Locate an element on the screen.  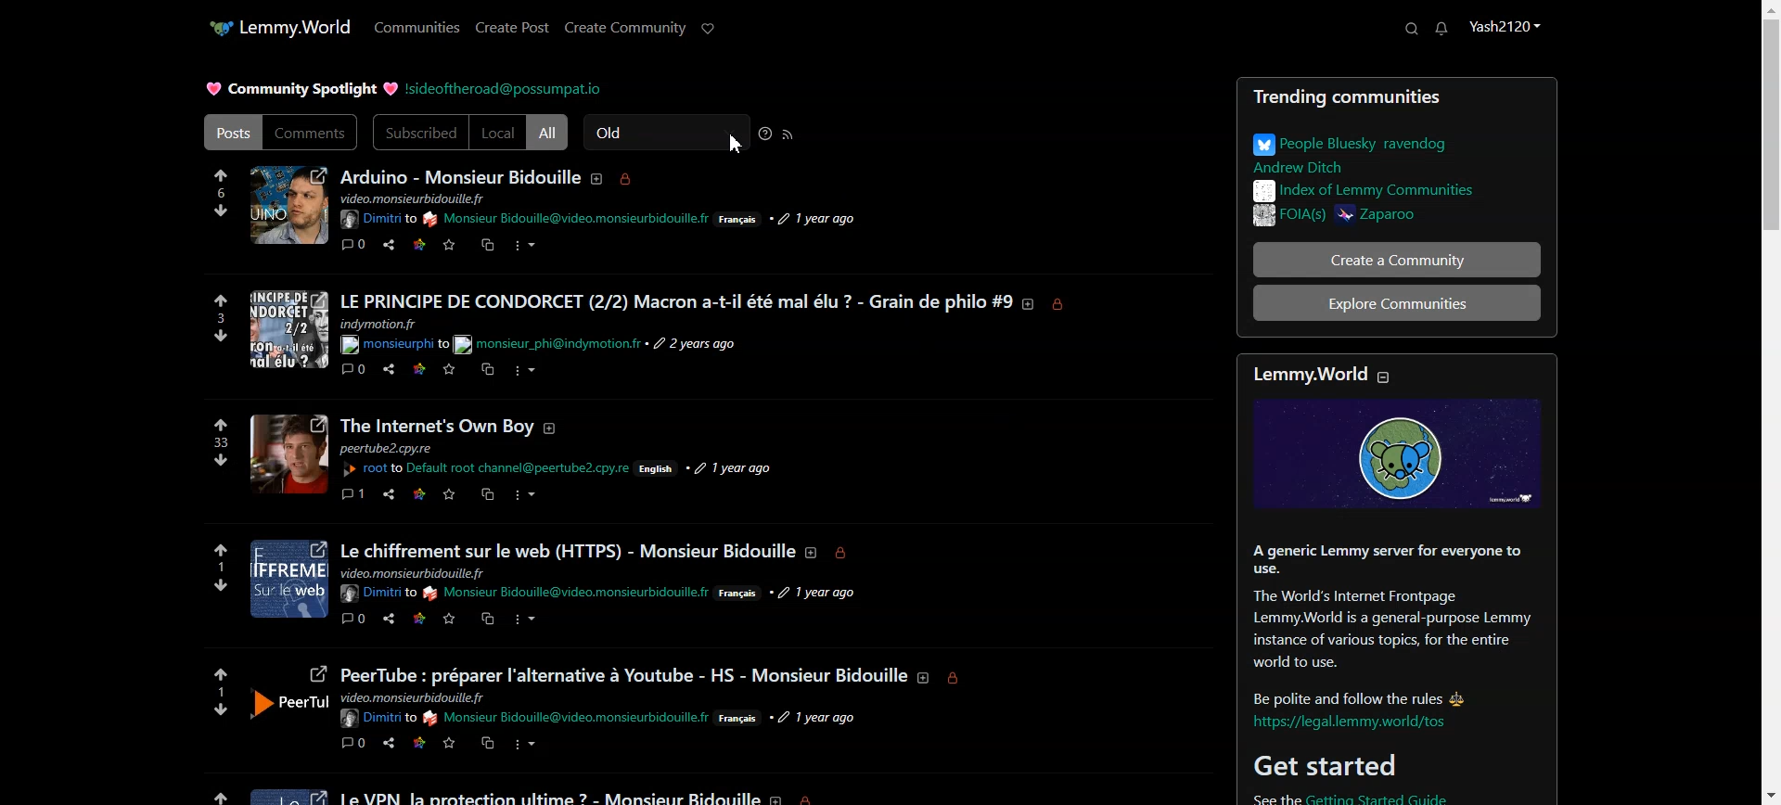
collapse is located at coordinates (1394, 376).